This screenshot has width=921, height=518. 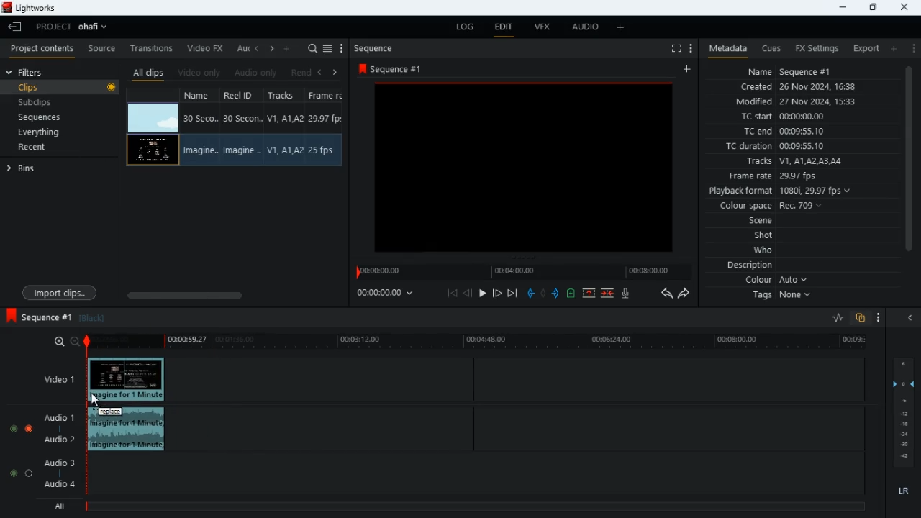 What do you see at coordinates (229, 294) in the screenshot?
I see `scroll` at bounding box center [229, 294].